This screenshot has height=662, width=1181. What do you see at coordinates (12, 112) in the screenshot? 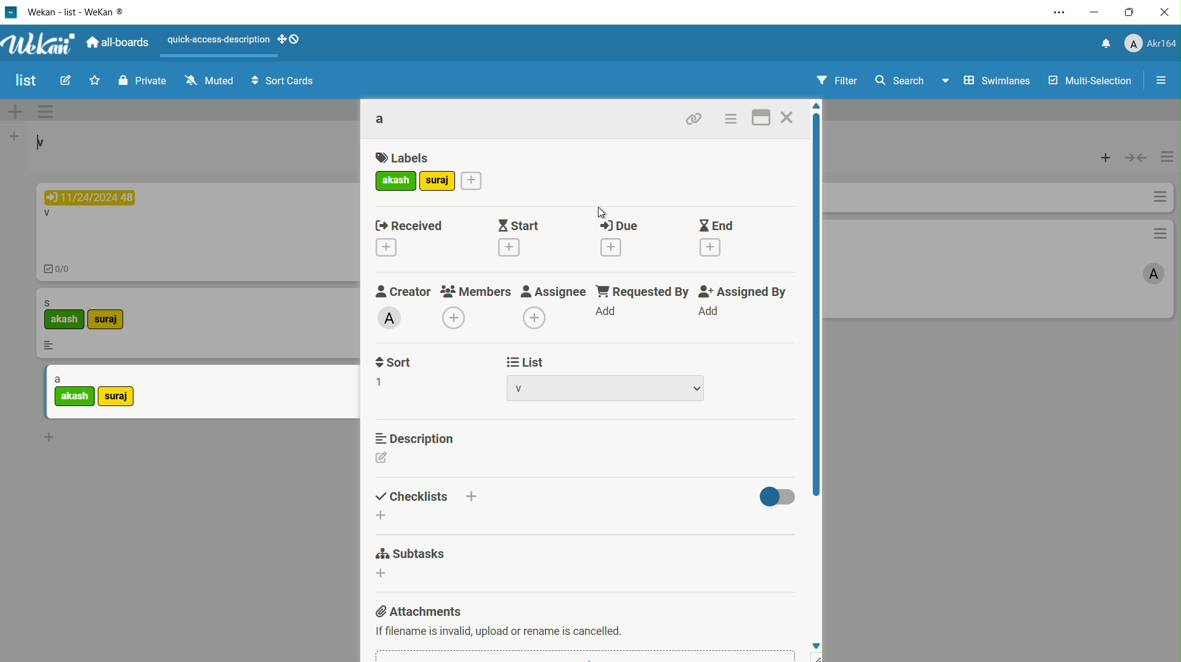
I see `add` at bounding box center [12, 112].